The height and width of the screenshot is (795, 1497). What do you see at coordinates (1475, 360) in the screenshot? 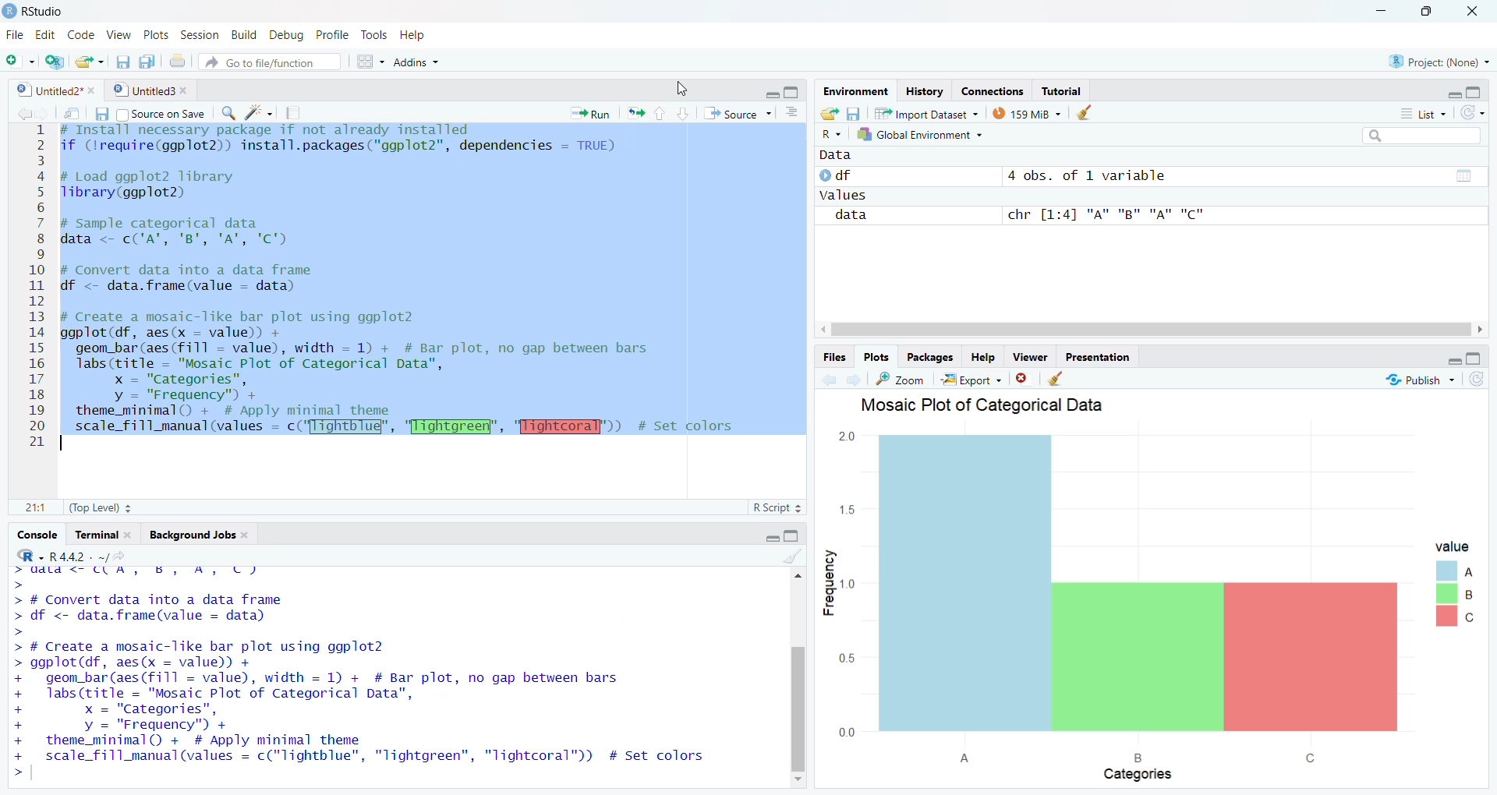
I see `Maximize` at bounding box center [1475, 360].